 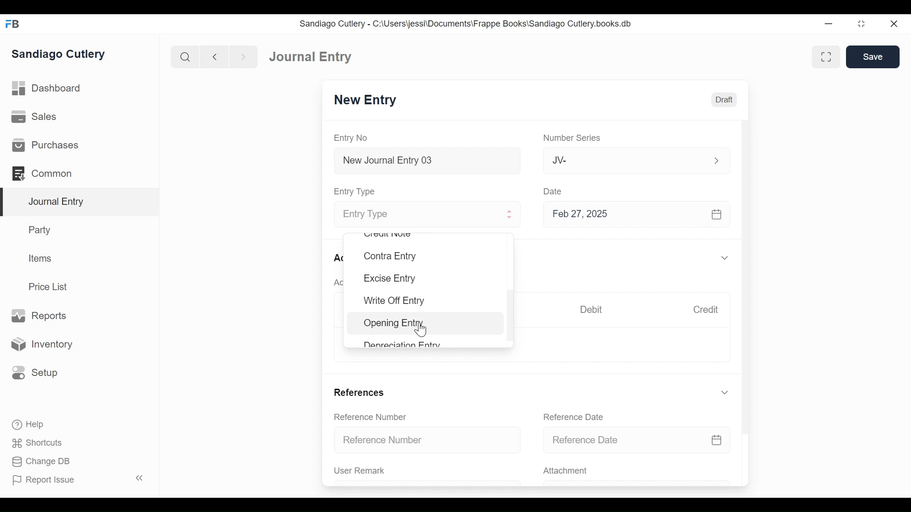 I want to click on Navigate back, so click(x=214, y=57).